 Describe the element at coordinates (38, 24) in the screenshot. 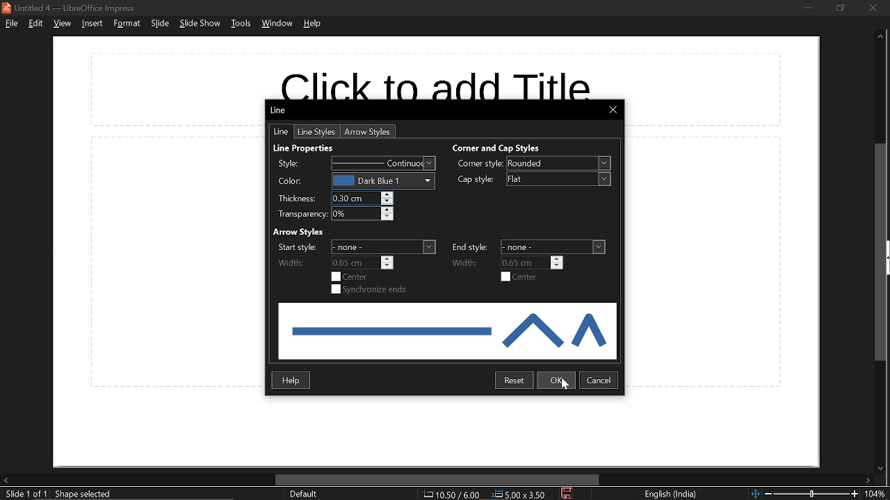

I see `edit` at that location.